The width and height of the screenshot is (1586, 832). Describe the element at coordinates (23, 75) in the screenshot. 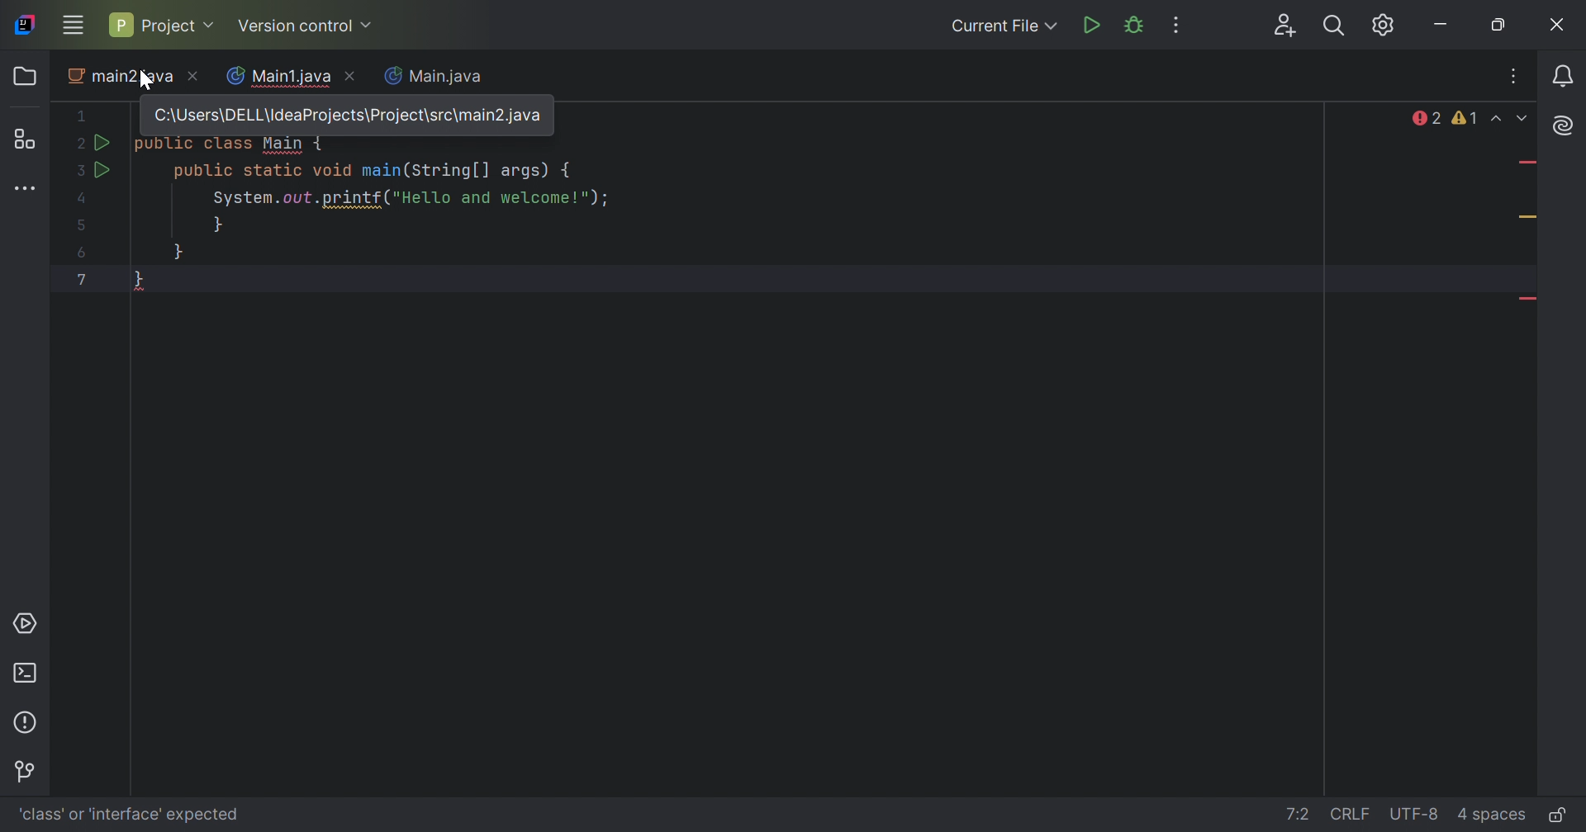

I see `Project icon` at that location.